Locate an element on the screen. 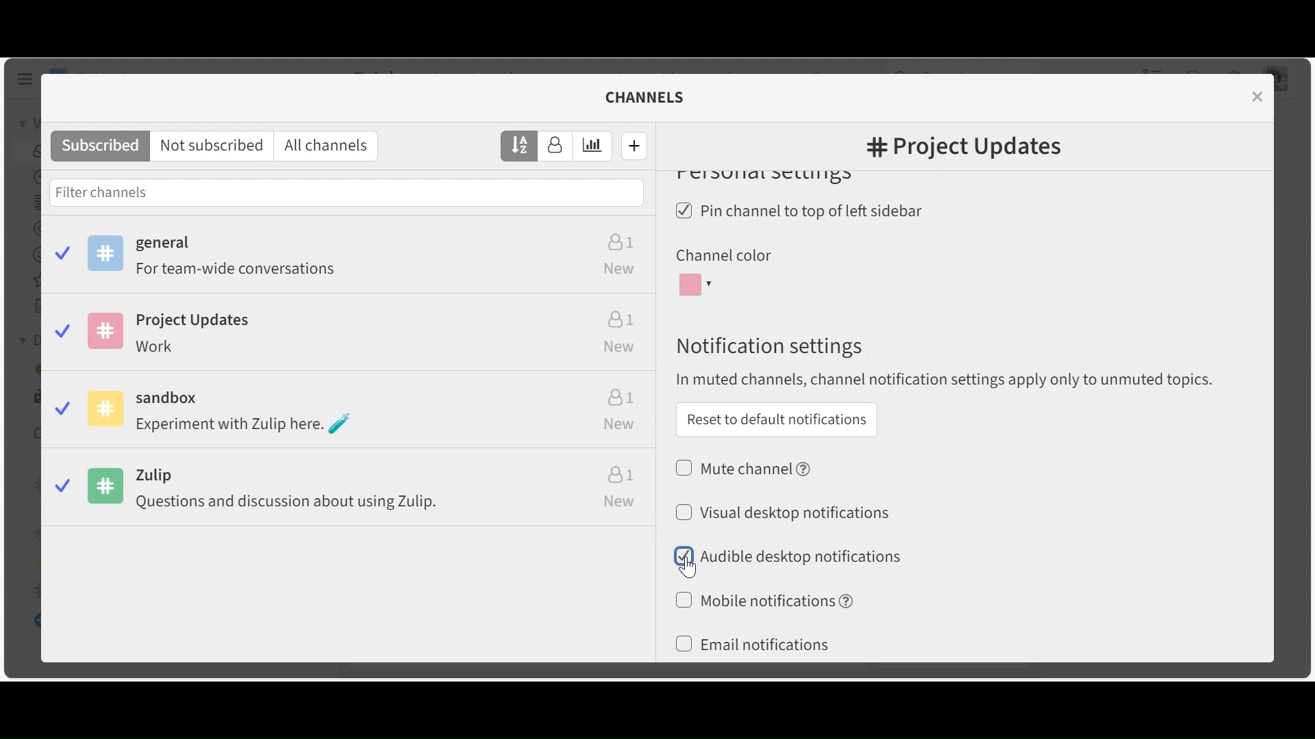 Image resolution: width=1315 pixels, height=739 pixels. (un)select Mute channel  is located at coordinates (745, 467).